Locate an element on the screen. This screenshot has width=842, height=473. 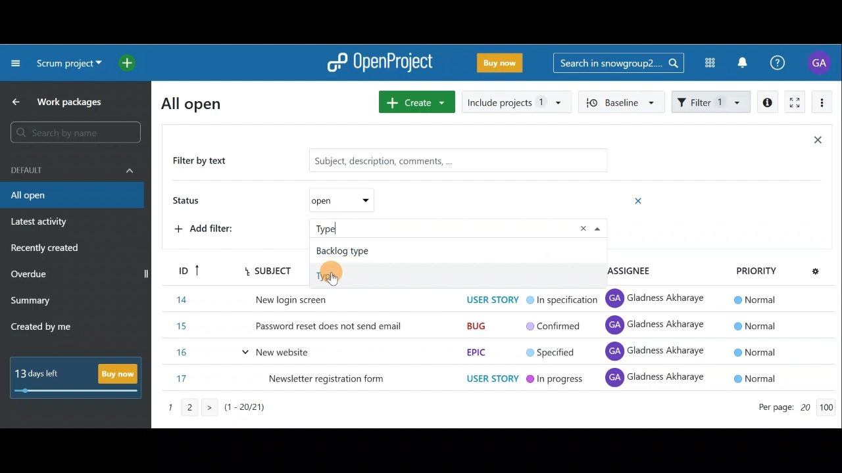
Created by me is located at coordinates (49, 328).